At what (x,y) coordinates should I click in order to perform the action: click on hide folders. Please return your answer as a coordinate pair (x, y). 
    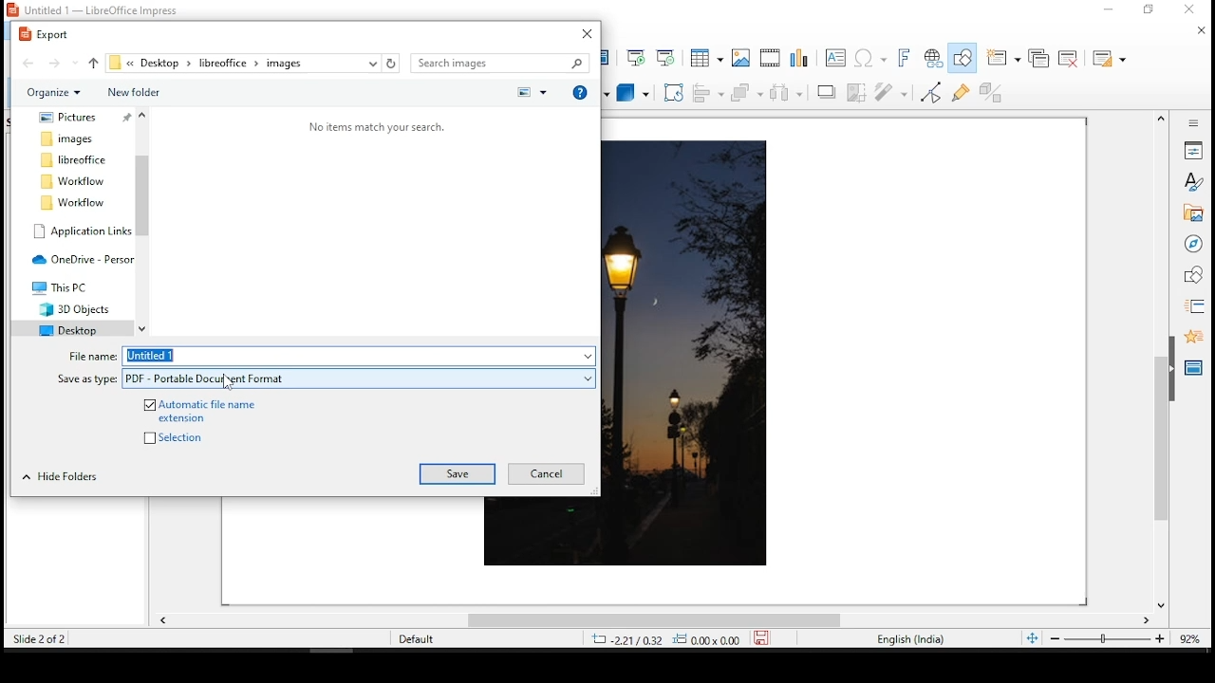
    Looking at the image, I should click on (60, 477).